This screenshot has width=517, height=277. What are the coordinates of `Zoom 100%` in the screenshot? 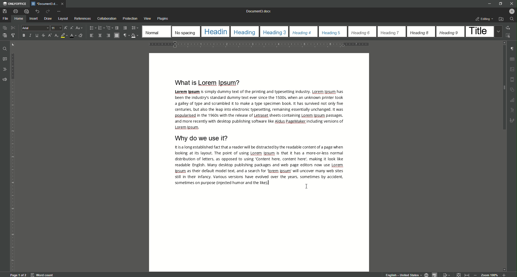 It's located at (489, 275).